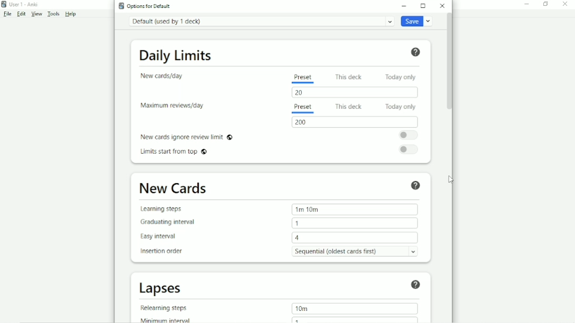 The width and height of the screenshot is (575, 323). I want to click on Daily Limits, so click(176, 56).